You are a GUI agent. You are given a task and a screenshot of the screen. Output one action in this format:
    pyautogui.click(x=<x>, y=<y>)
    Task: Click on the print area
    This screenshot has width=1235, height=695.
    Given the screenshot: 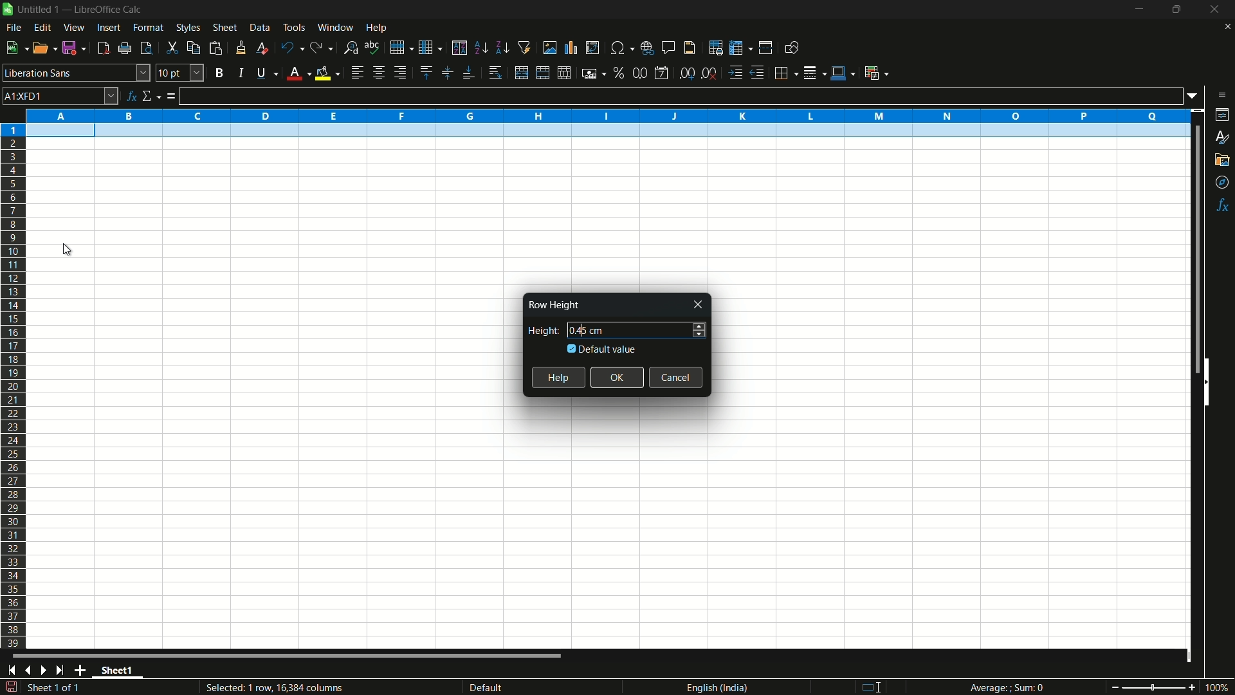 What is the action you would take?
    pyautogui.click(x=716, y=48)
    